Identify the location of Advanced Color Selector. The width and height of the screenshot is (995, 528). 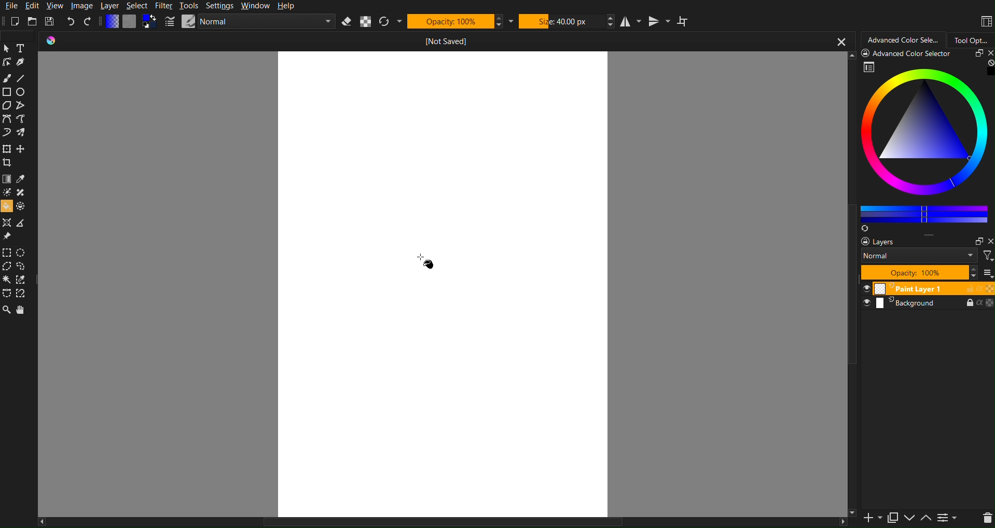
(903, 38).